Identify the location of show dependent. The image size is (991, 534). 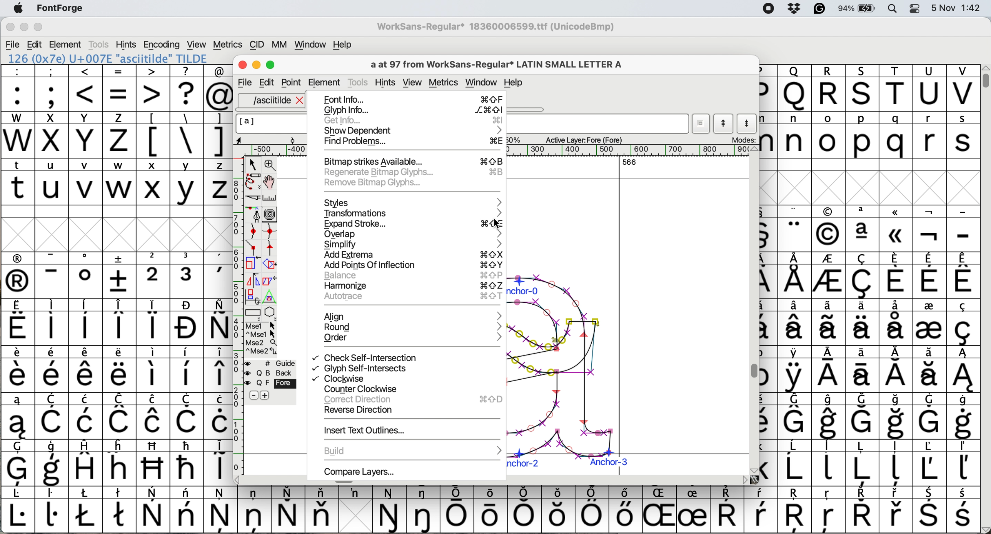
(411, 129).